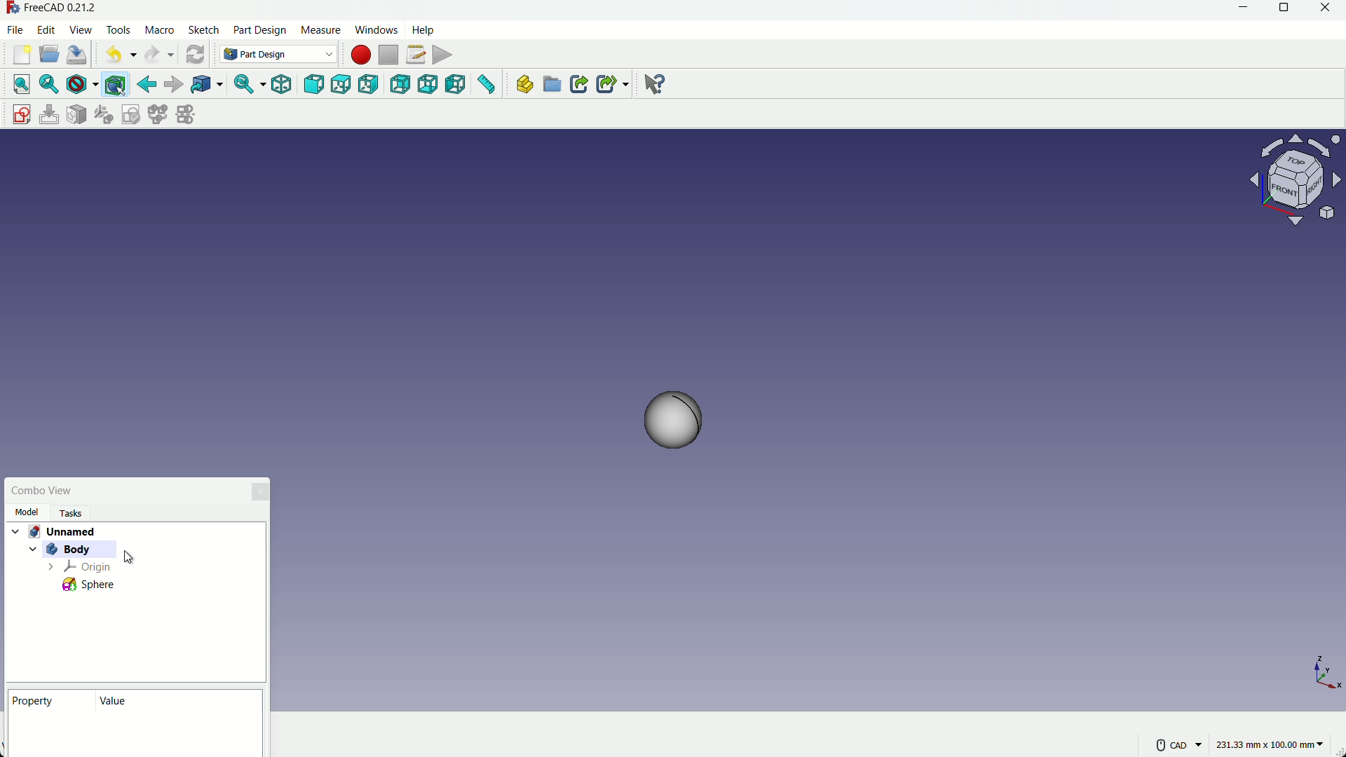 The height and width of the screenshot is (757, 1346). Describe the element at coordinates (50, 86) in the screenshot. I see `fit selection` at that location.